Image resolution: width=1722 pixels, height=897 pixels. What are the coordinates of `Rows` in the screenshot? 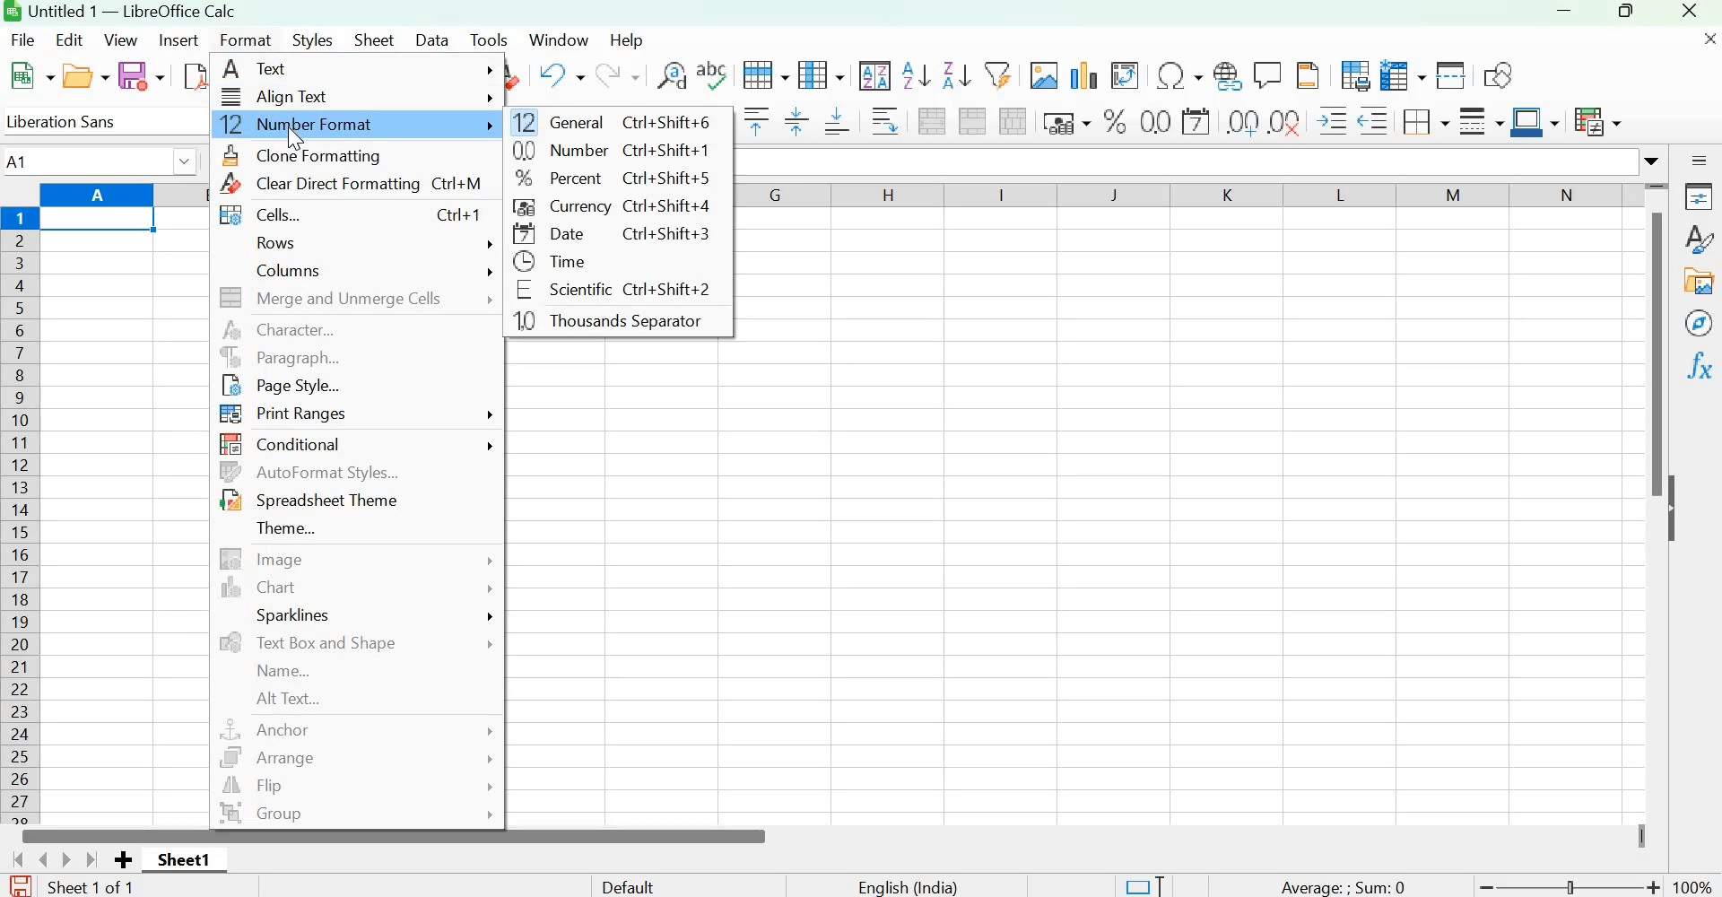 It's located at (279, 243).